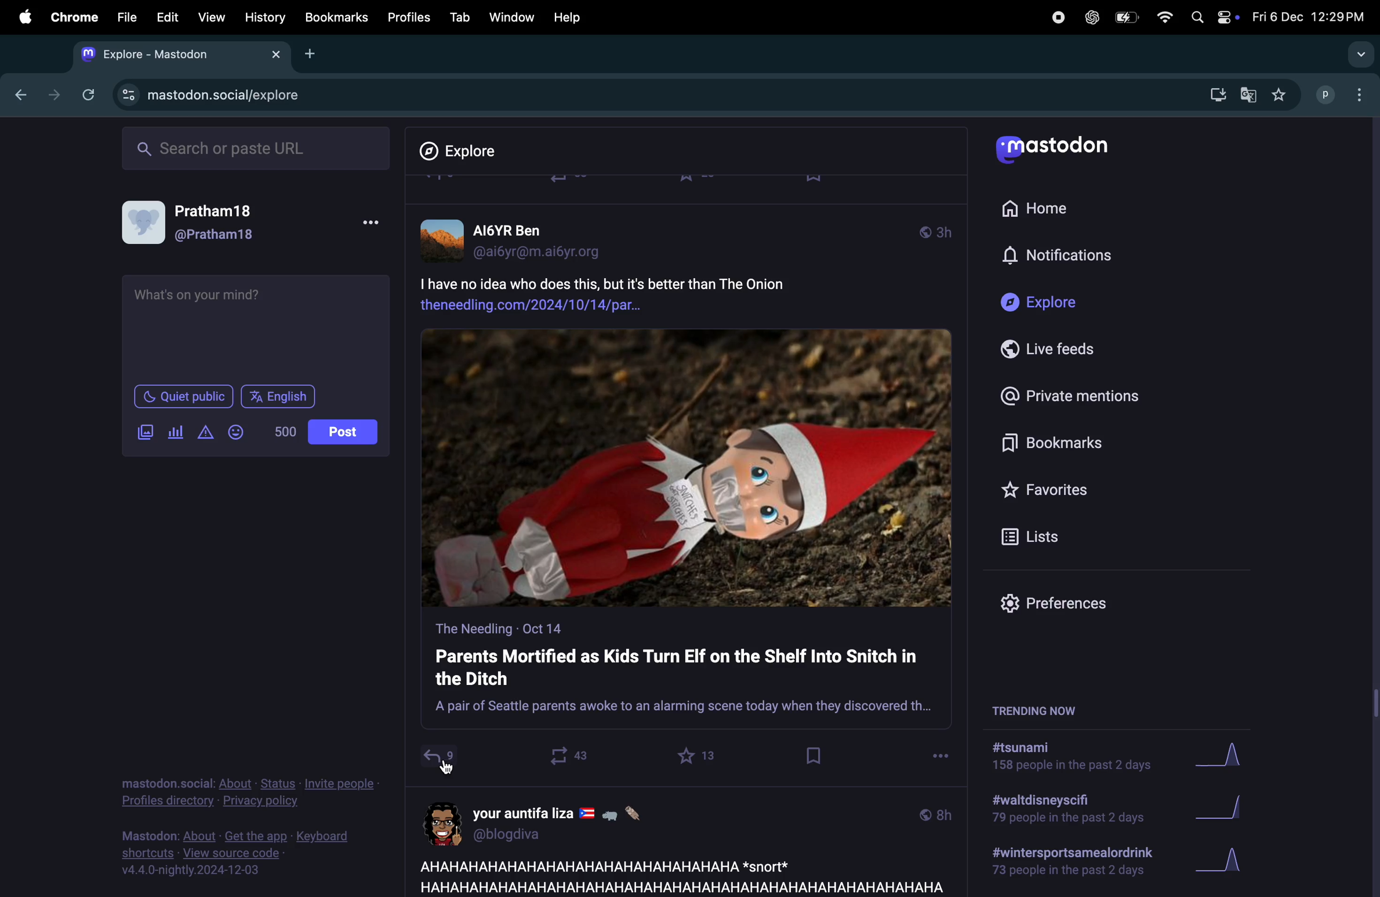 This screenshot has height=897, width=1380. Describe the element at coordinates (369, 226) in the screenshot. I see `options` at that location.